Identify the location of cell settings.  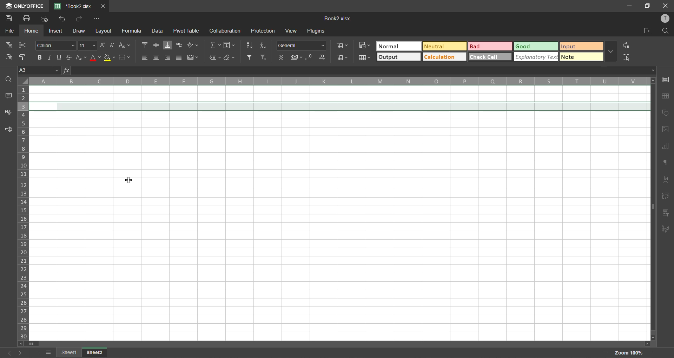
(667, 79).